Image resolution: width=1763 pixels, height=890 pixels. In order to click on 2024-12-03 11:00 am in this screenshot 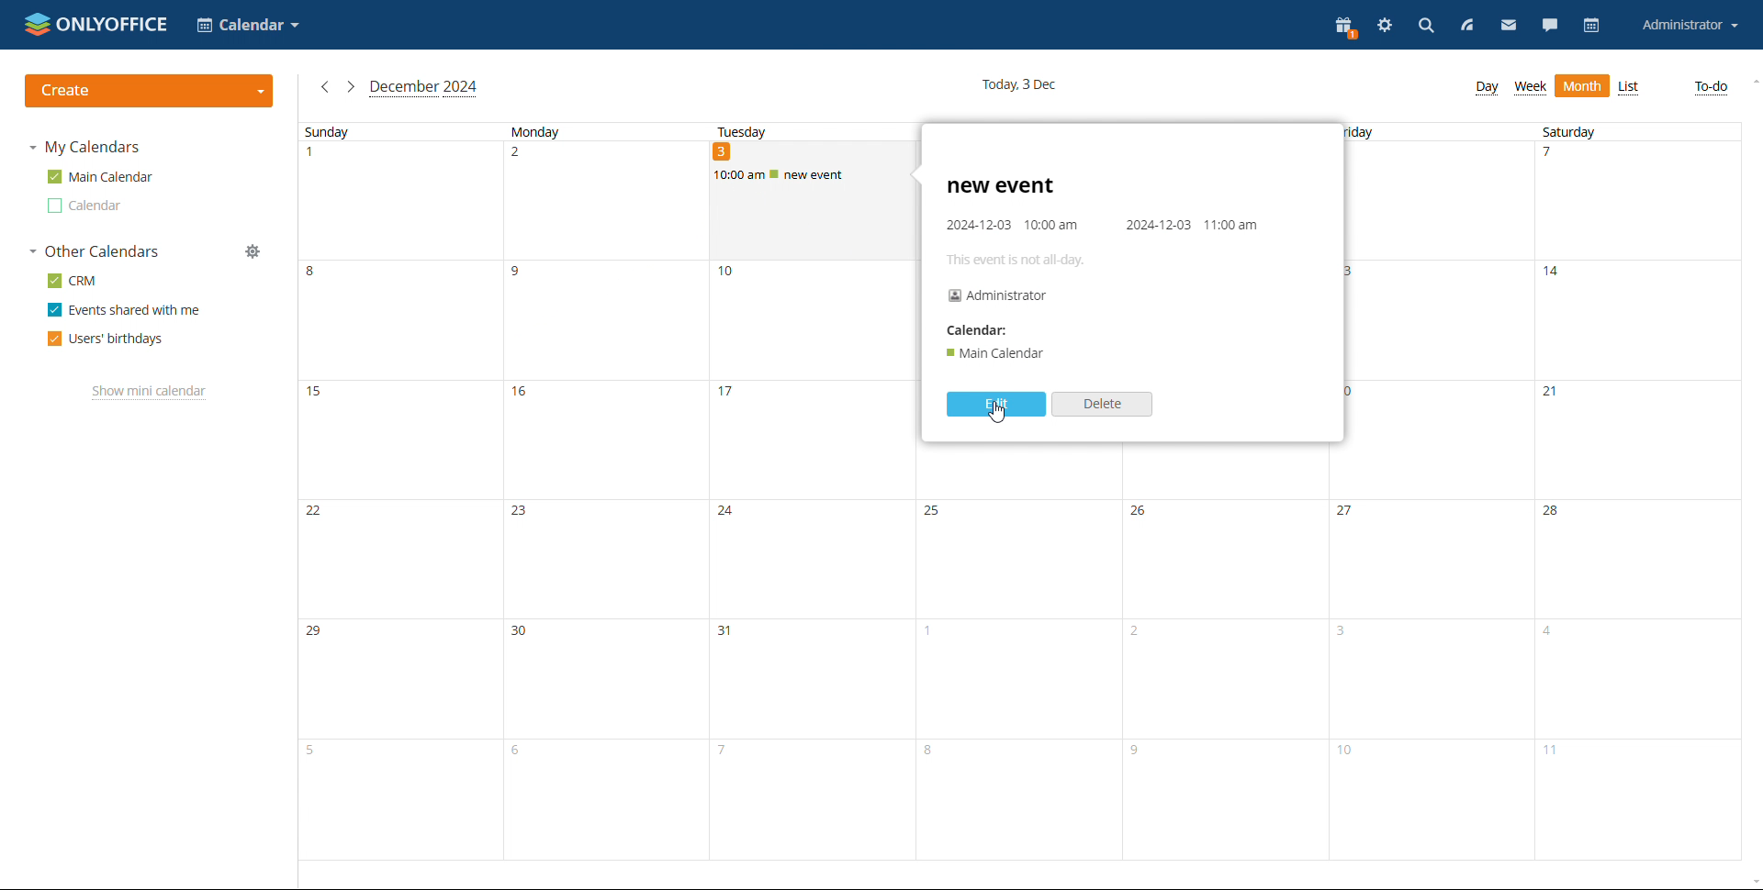, I will do `click(1190, 222)`.